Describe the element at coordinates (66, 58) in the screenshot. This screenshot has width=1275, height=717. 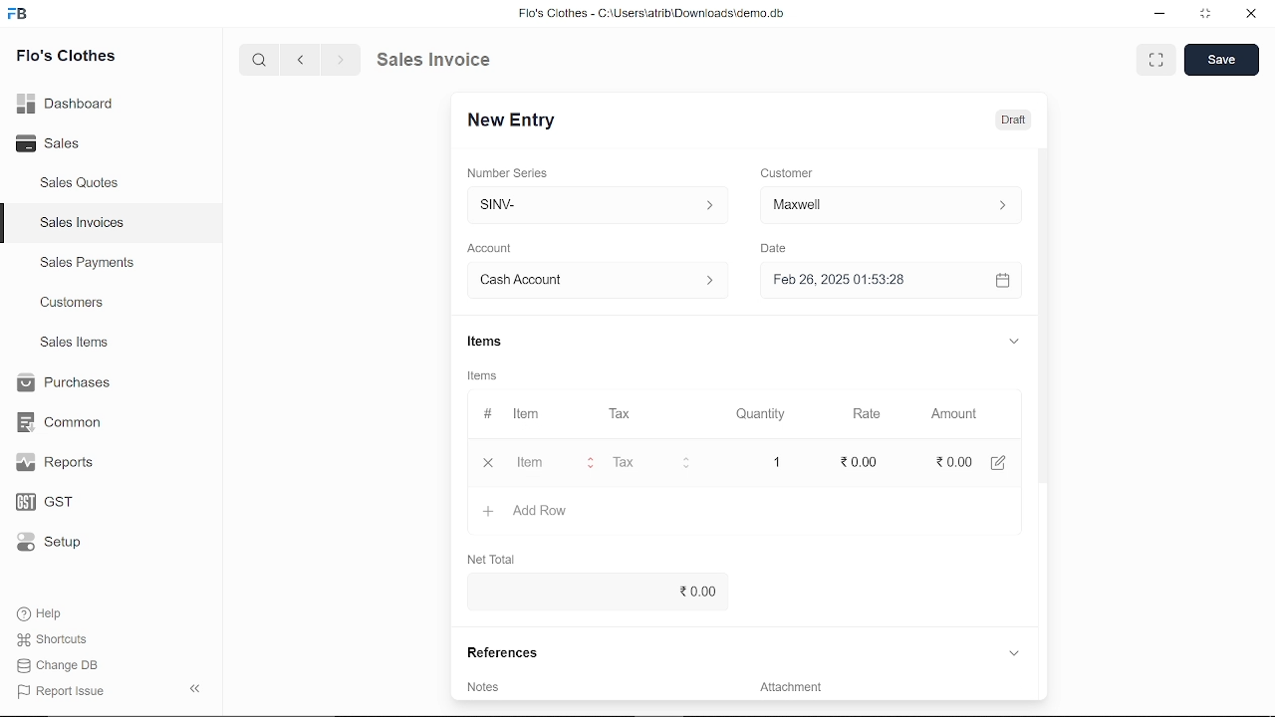
I see `Flo's Clothes` at that location.